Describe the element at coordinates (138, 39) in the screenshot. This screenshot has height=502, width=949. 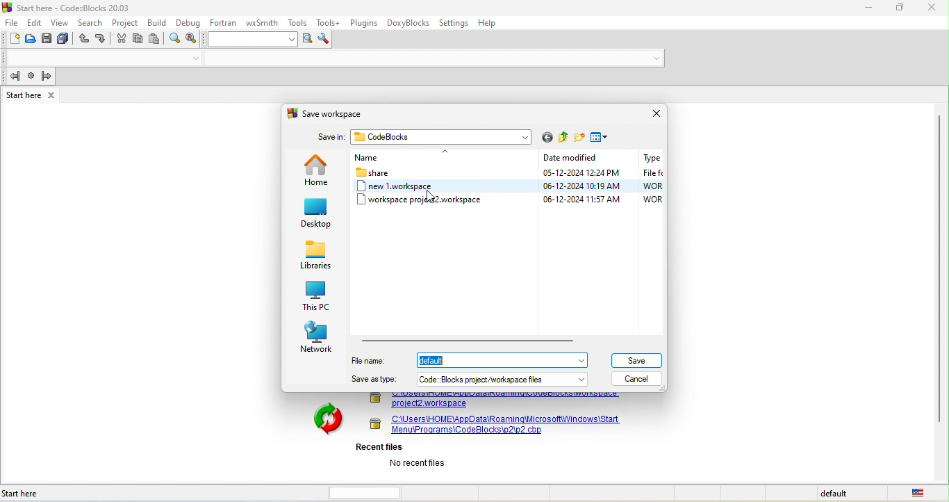
I see `copy` at that location.